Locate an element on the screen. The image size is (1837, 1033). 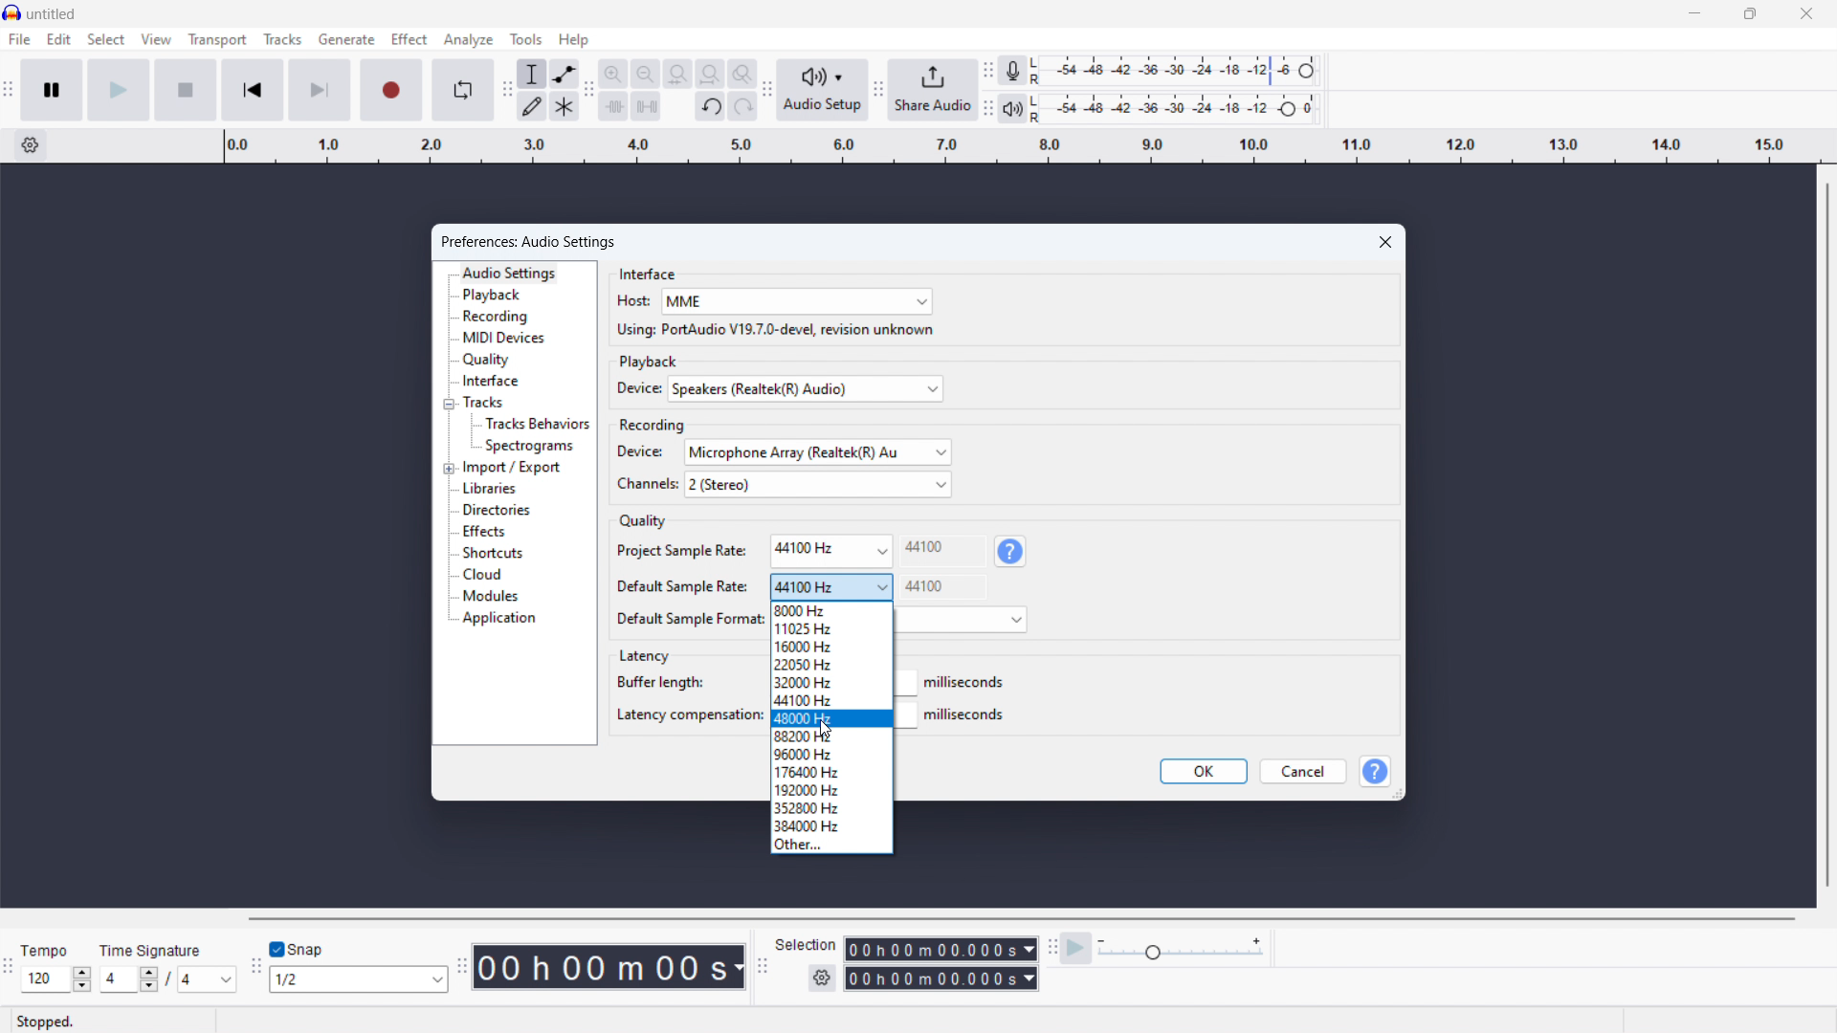
Selection is located at coordinates (808, 944).